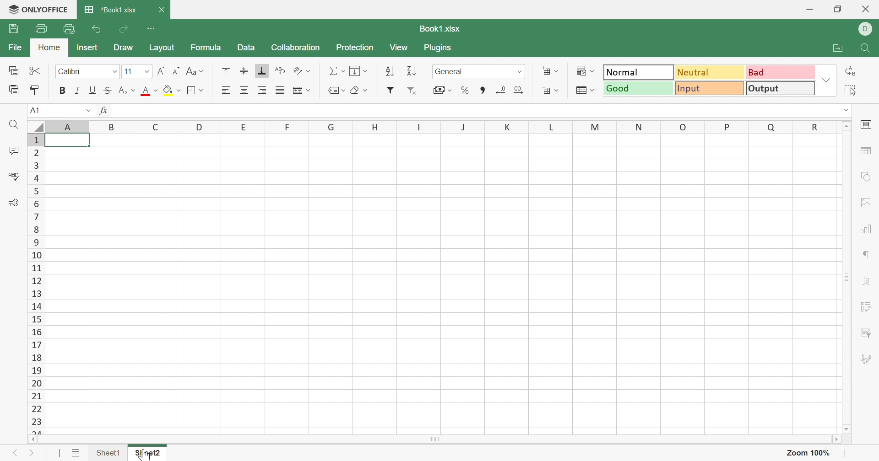  Describe the element at coordinates (846, 127) in the screenshot. I see `Scroll Up` at that location.